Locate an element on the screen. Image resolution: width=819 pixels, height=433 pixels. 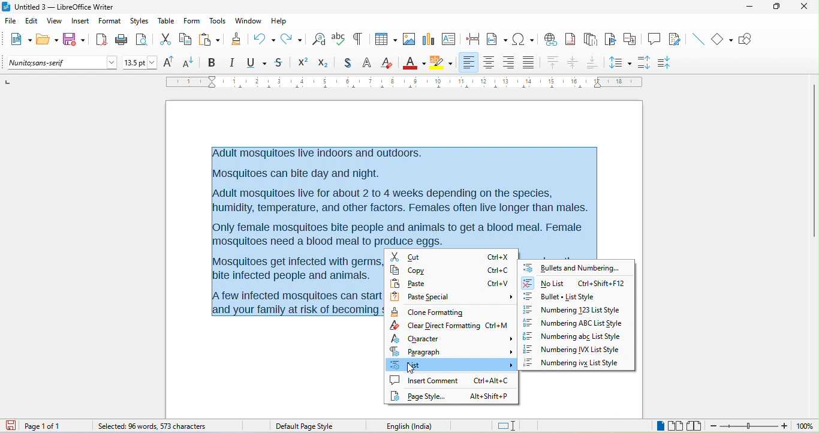
font size is located at coordinates (140, 62).